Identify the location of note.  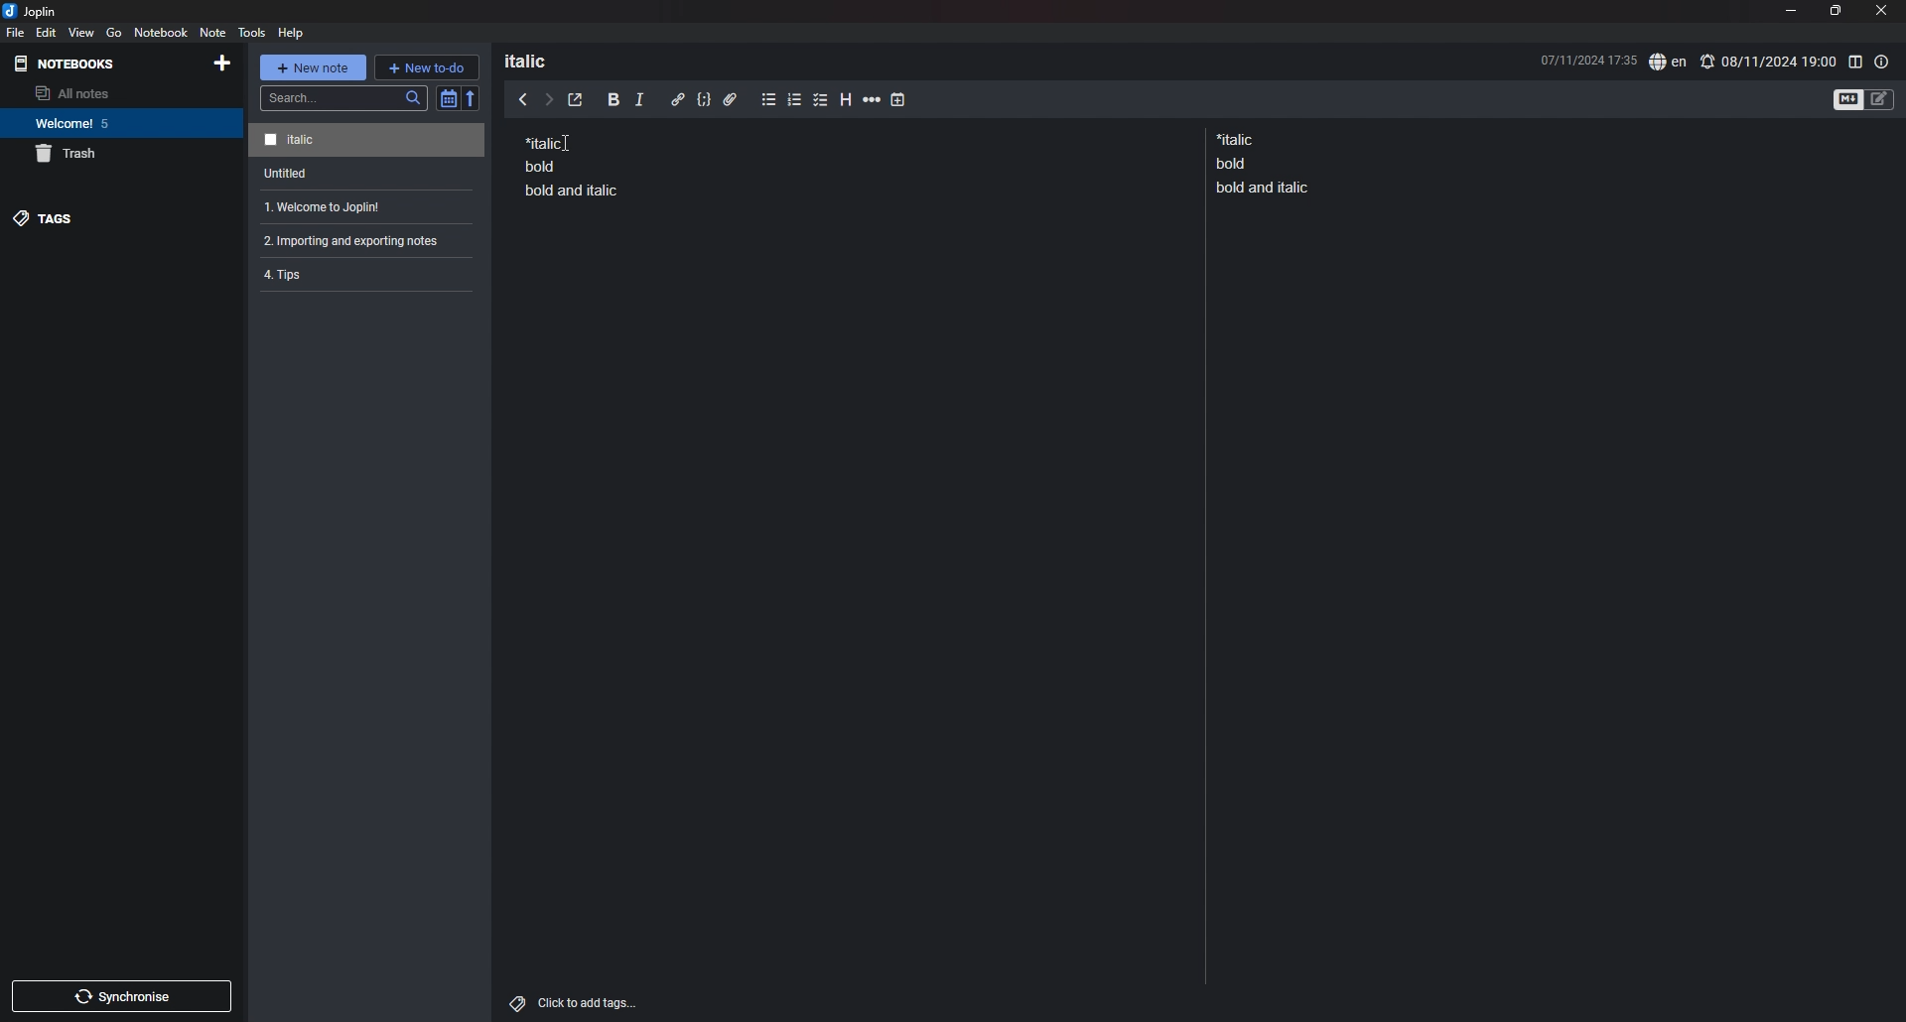
(366, 141).